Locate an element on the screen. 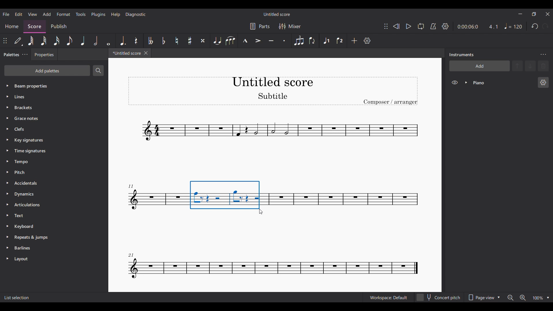 The image size is (553, 311). Tie is located at coordinates (217, 41).